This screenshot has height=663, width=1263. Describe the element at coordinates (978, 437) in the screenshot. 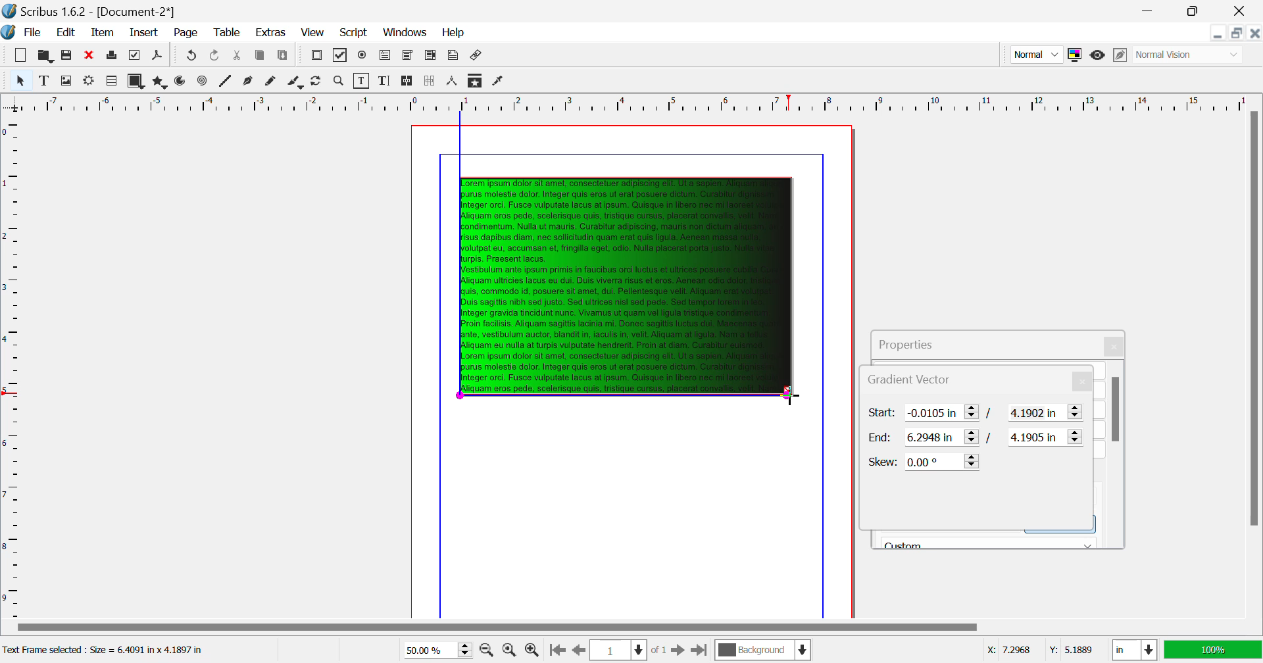

I see `Gradient Vector End` at that location.